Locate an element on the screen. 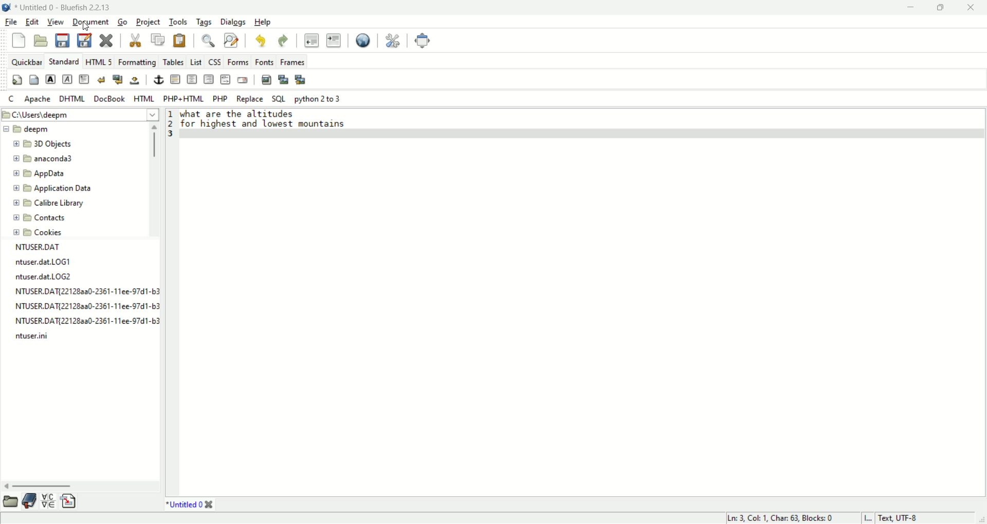 The height and width of the screenshot is (524, 987). undo is located at coordinates (261, 40).